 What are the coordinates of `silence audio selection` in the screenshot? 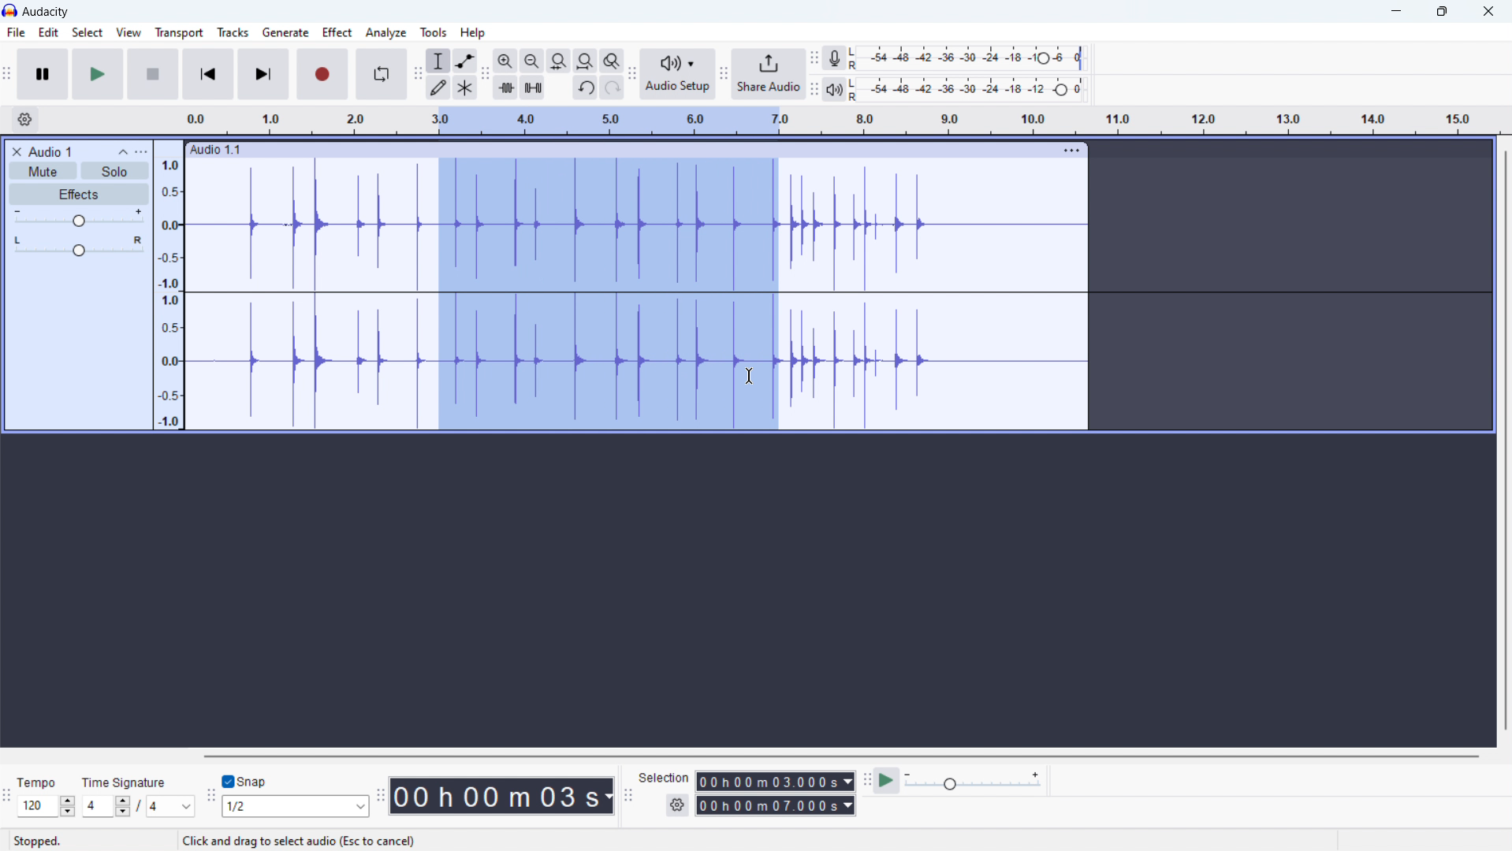 It's located at (532, 87).